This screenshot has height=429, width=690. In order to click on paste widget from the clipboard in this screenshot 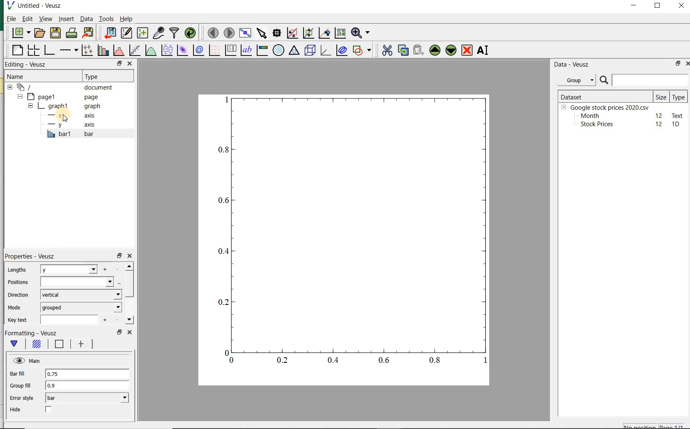, I will do `click(419, 51)`.